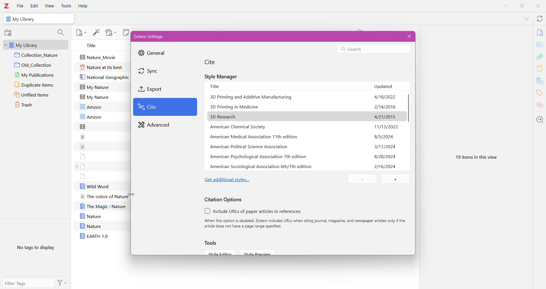  Describe the element at coordinates (154, 71) in the screenshot. I see `Sync` at that location.